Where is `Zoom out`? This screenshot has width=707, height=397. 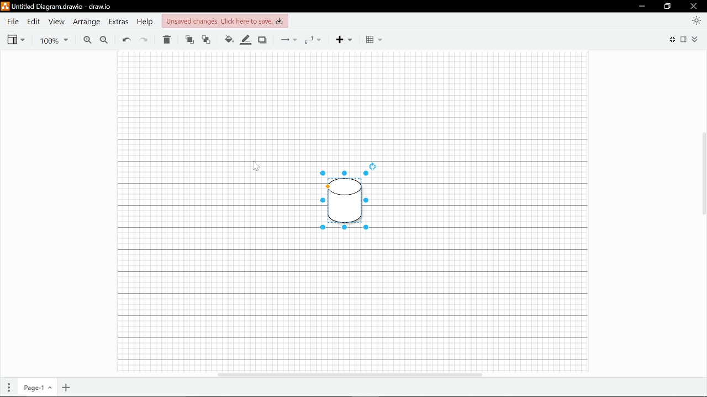
Zoom out is located at coordinates (104, 40).